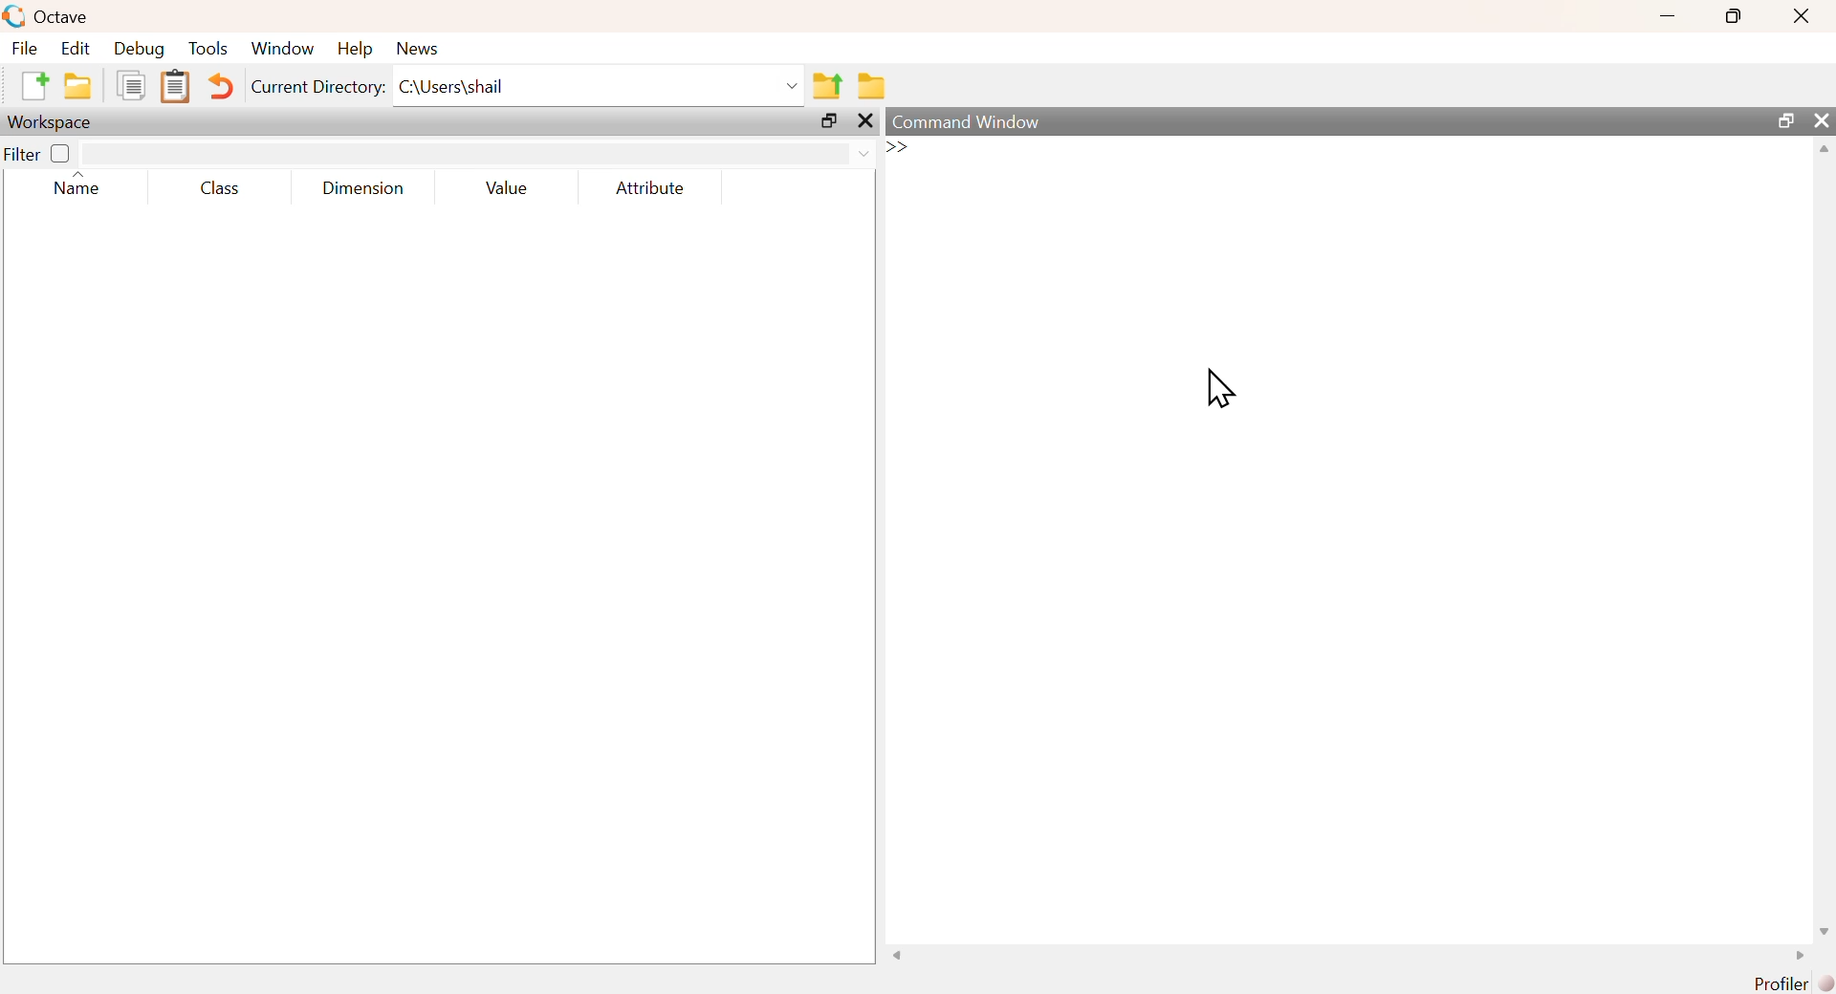 This screenshot has width=1836, height=994. Describe the element at coordinates (1667, 14) in the screenshot. I see `minimize` at that location.